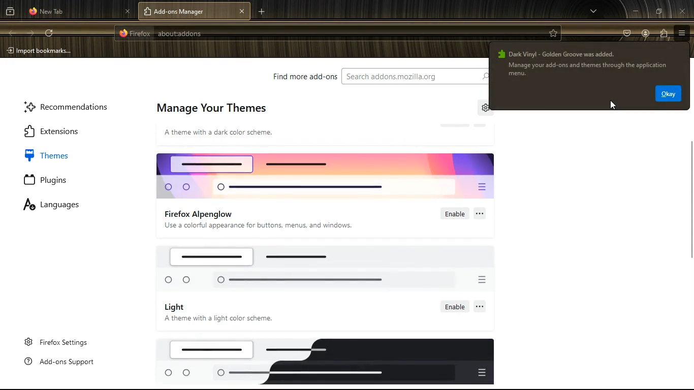  Describe the element at coordinates (324, 363) in the screenshot. I see `Theme` at that location.